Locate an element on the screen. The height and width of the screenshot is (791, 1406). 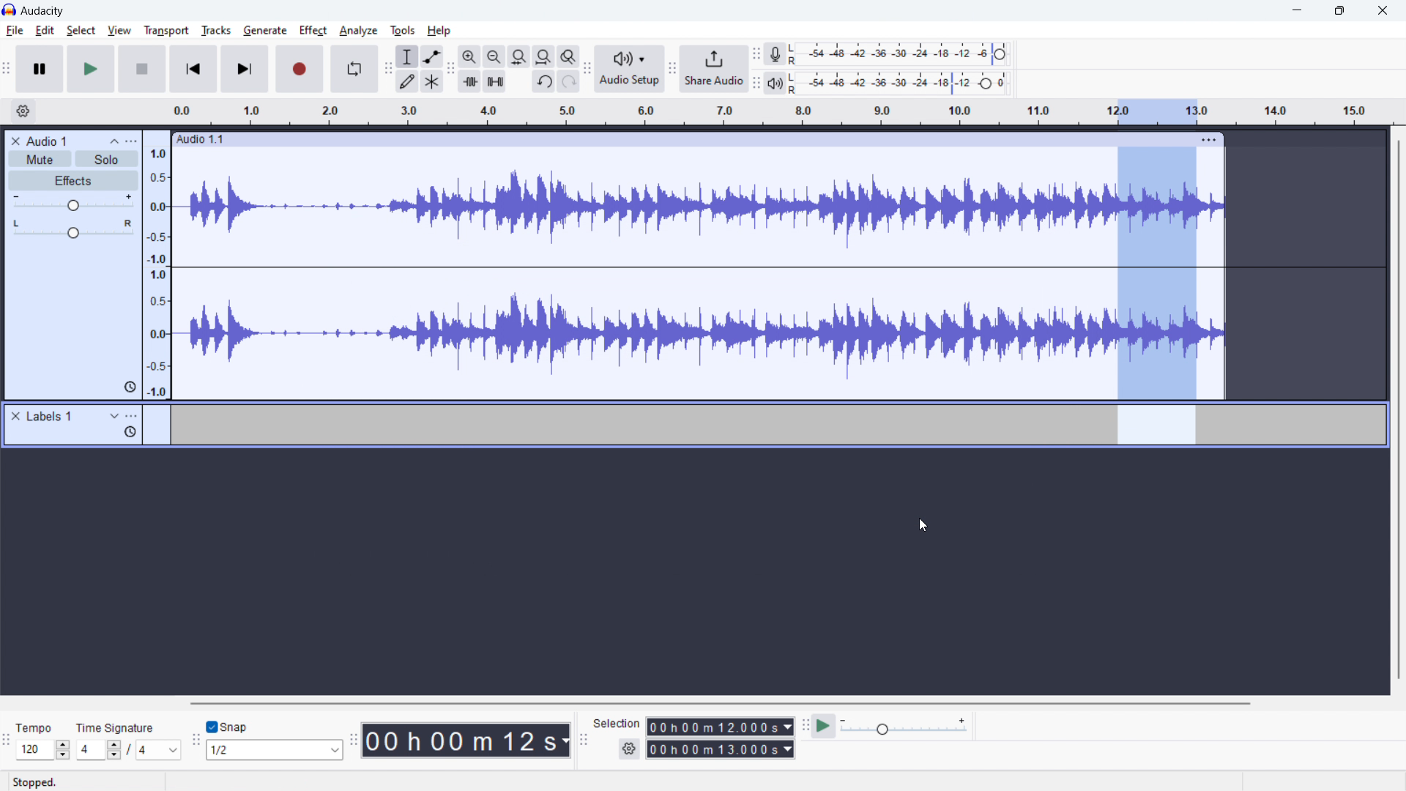
play at speed is located at coordinates (823, 725).